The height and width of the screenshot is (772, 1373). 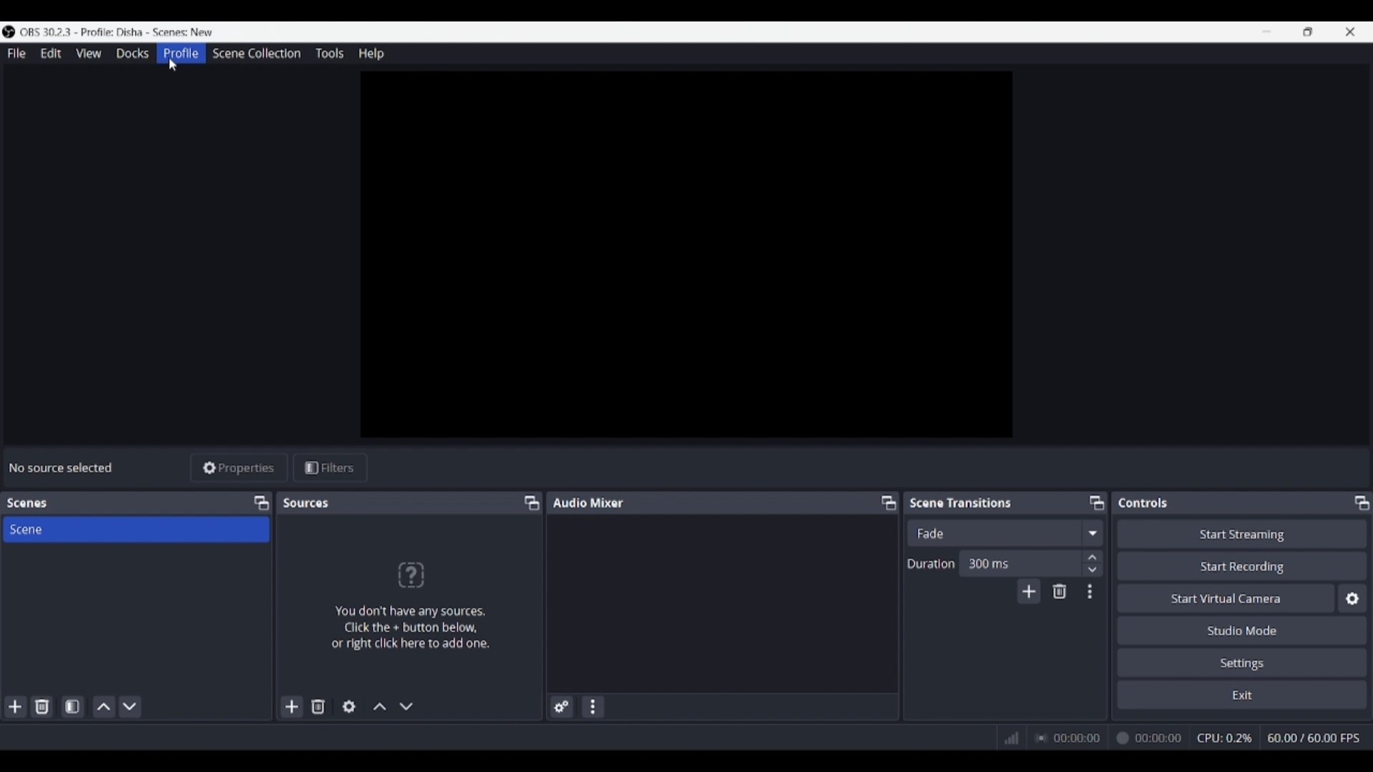 What do you see at coordinates (380, 706) in the screenshot?
I see `Move source up` at bounding box center [380, 706].